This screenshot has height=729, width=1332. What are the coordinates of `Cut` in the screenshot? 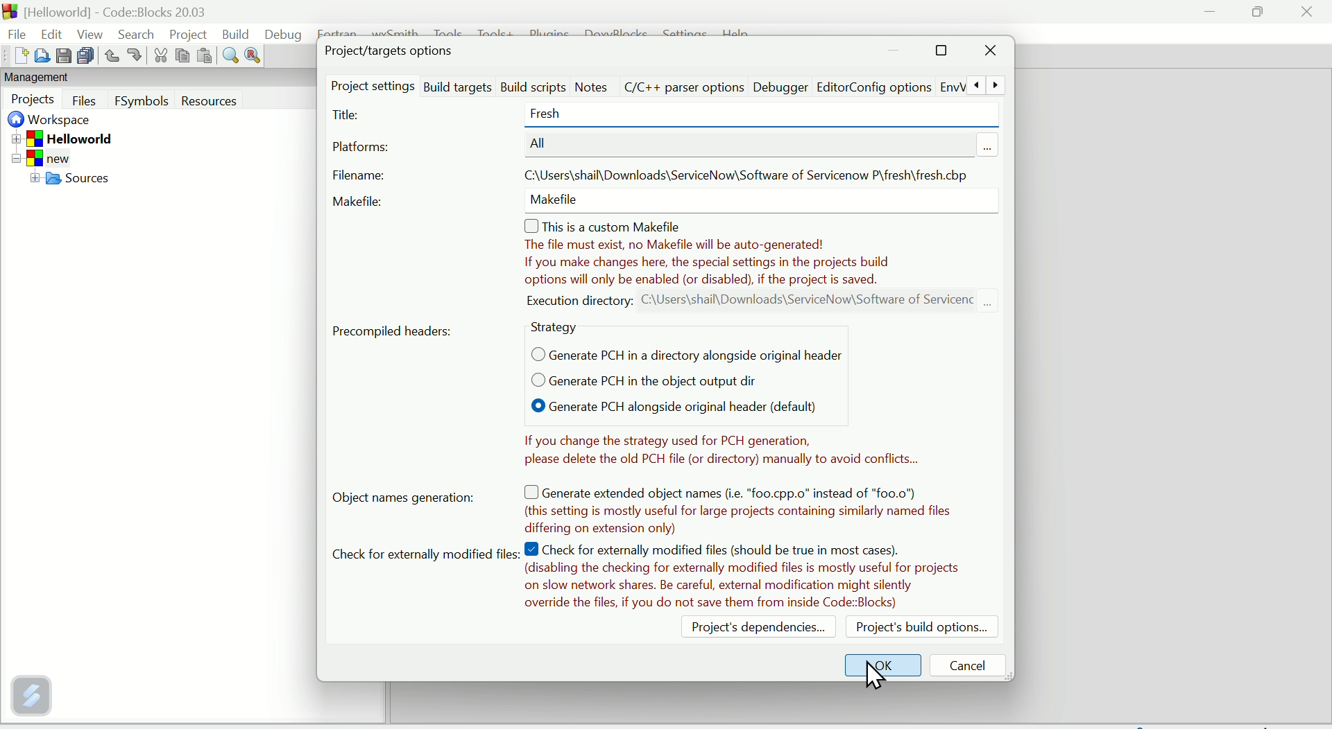 It's located at (157, 58).